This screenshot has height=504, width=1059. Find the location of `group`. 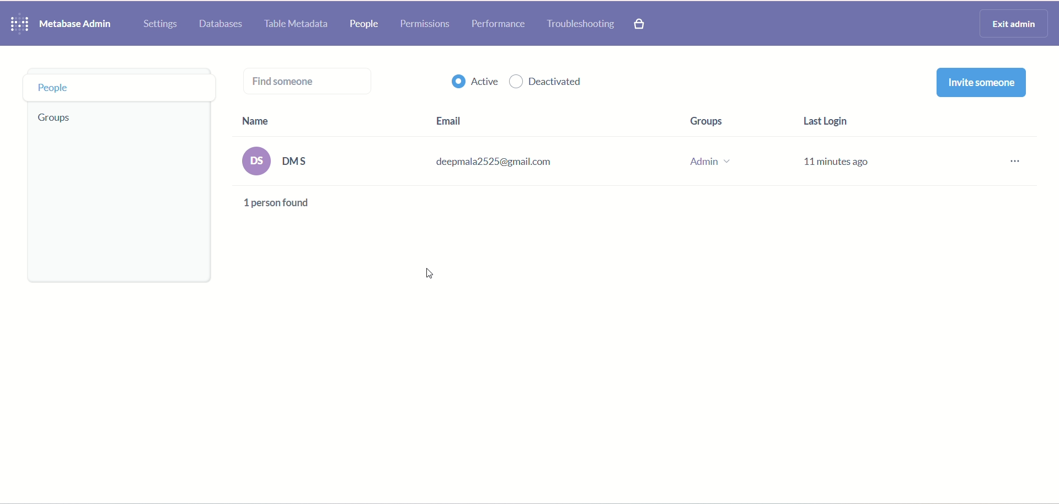

group is located at coordinates (711, 143).